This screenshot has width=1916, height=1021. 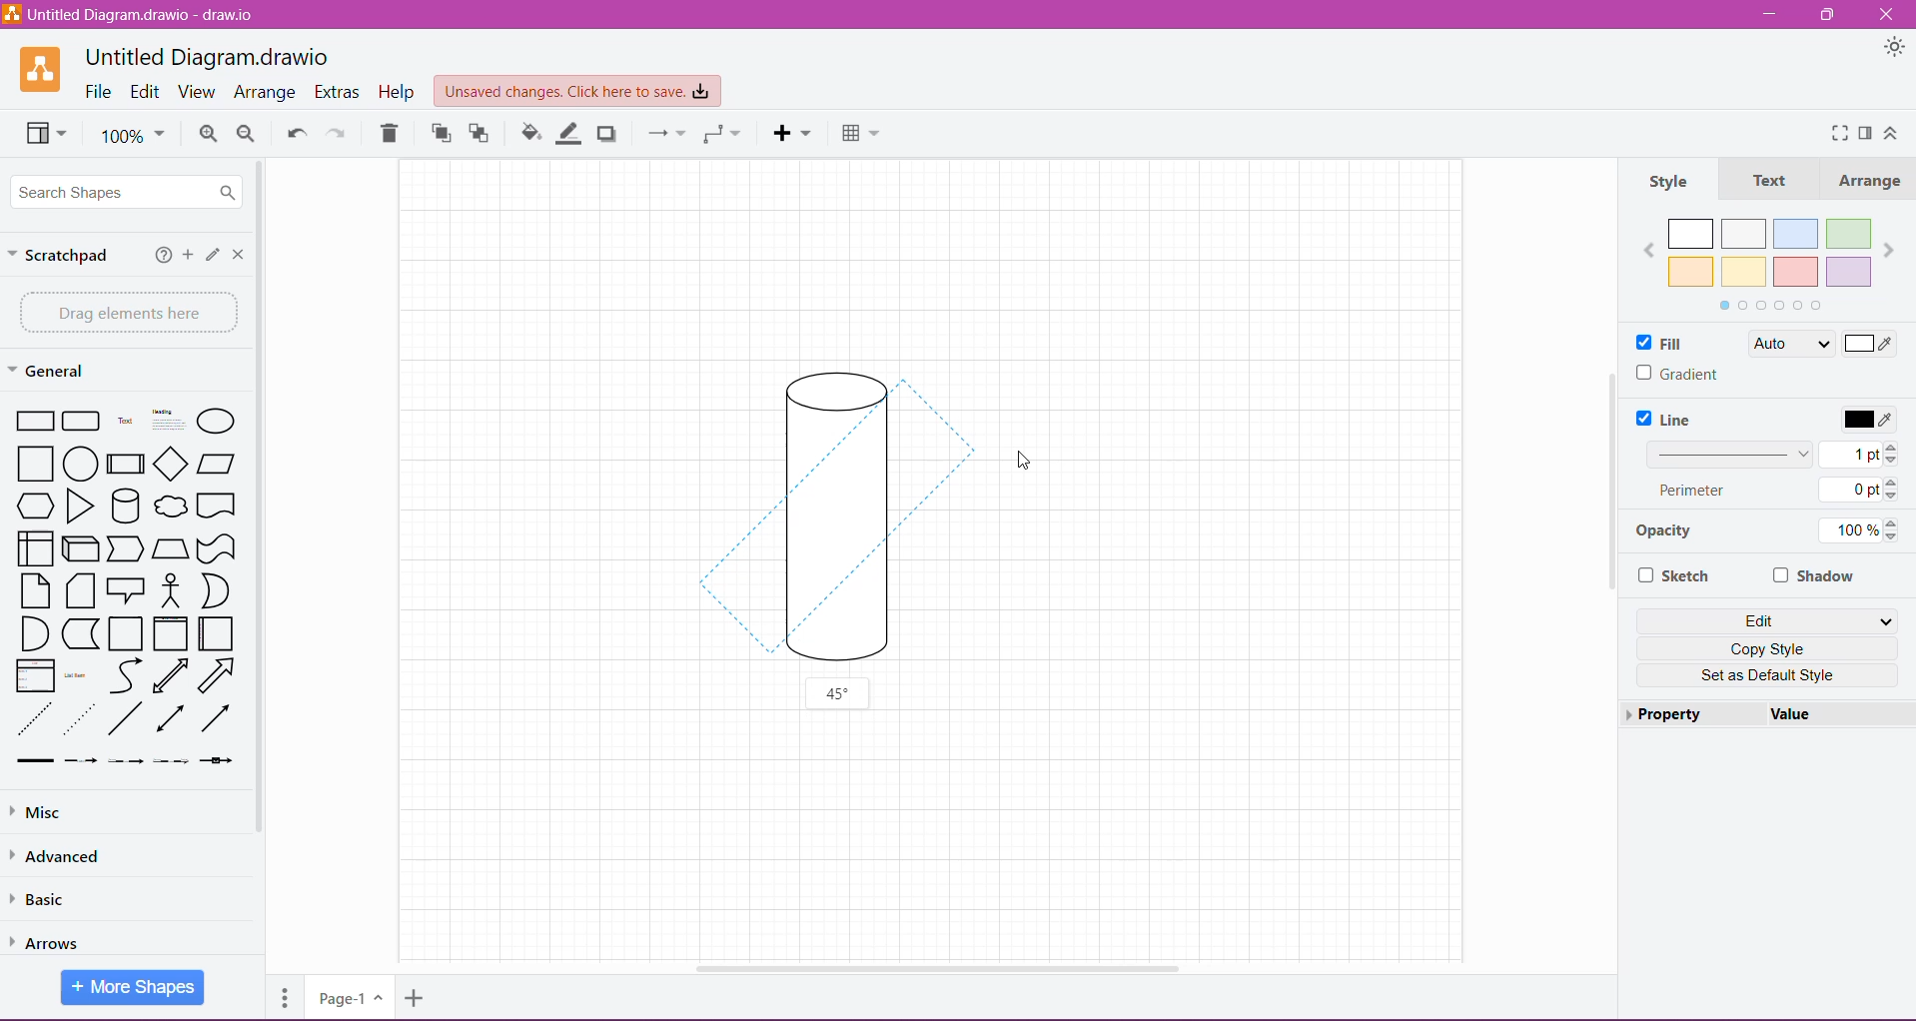 I want to click on Arrange, so click(x=1869, y=179).